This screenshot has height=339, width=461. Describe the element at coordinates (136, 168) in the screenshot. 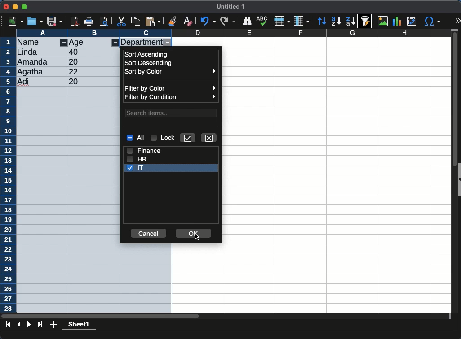

I see `it` at that location.